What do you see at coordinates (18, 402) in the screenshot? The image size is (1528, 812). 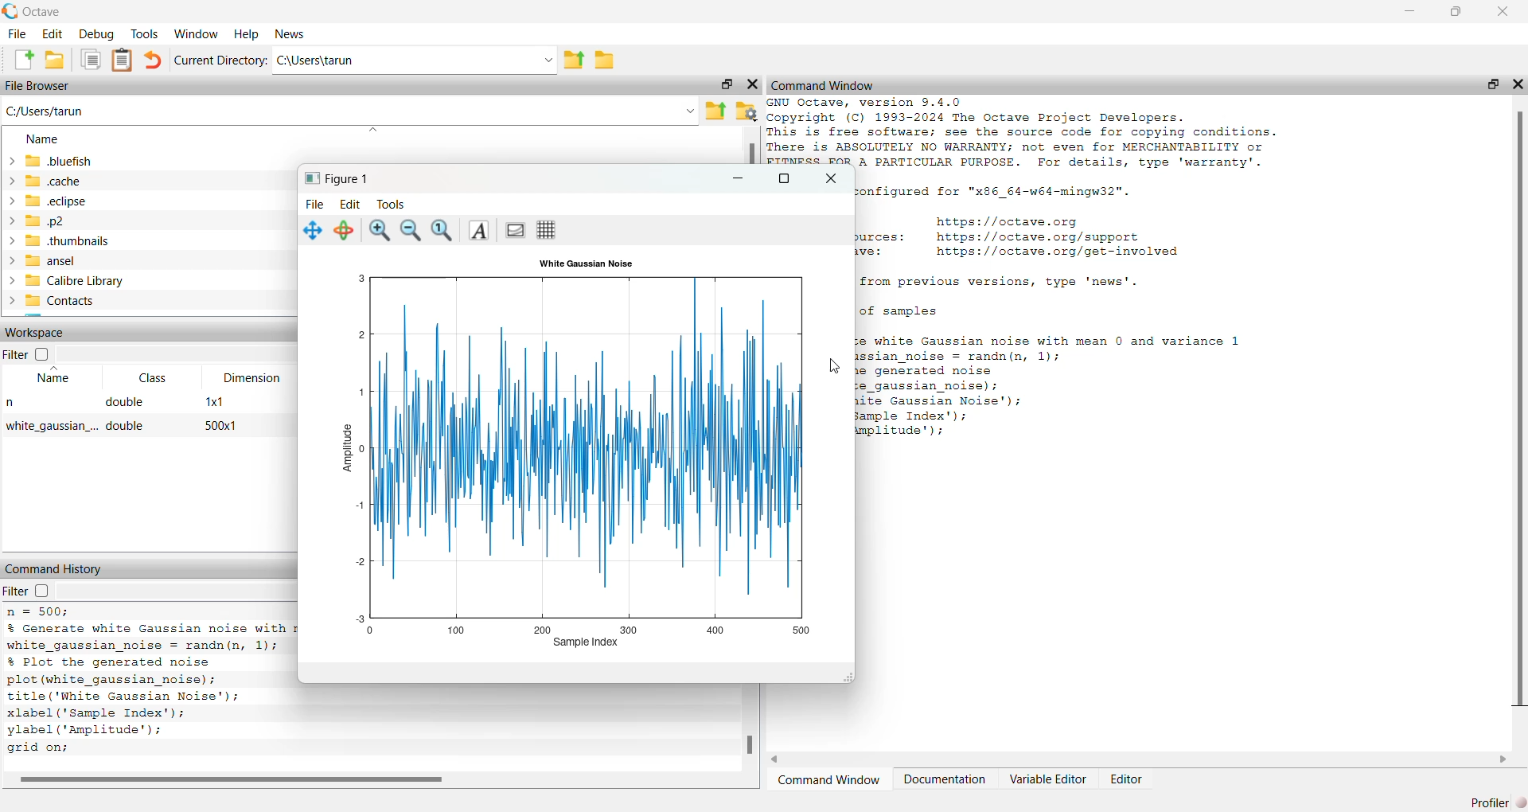 I see `n` at bounding box center [18, 402].